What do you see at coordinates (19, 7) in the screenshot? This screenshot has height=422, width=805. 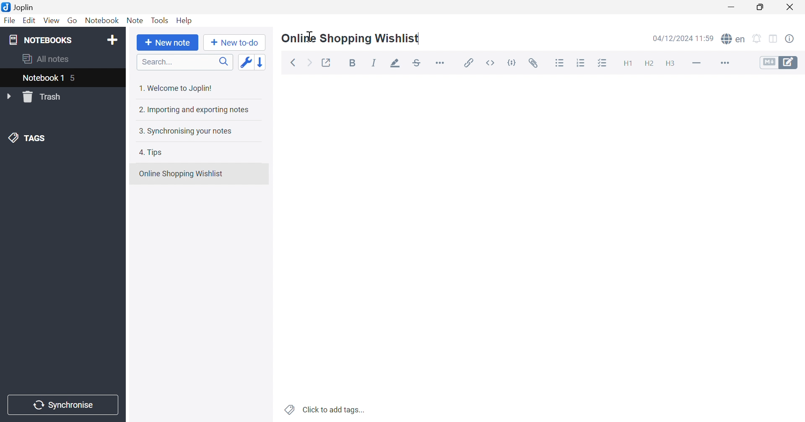 I see `Joplin` at bounding box center [19, 7].